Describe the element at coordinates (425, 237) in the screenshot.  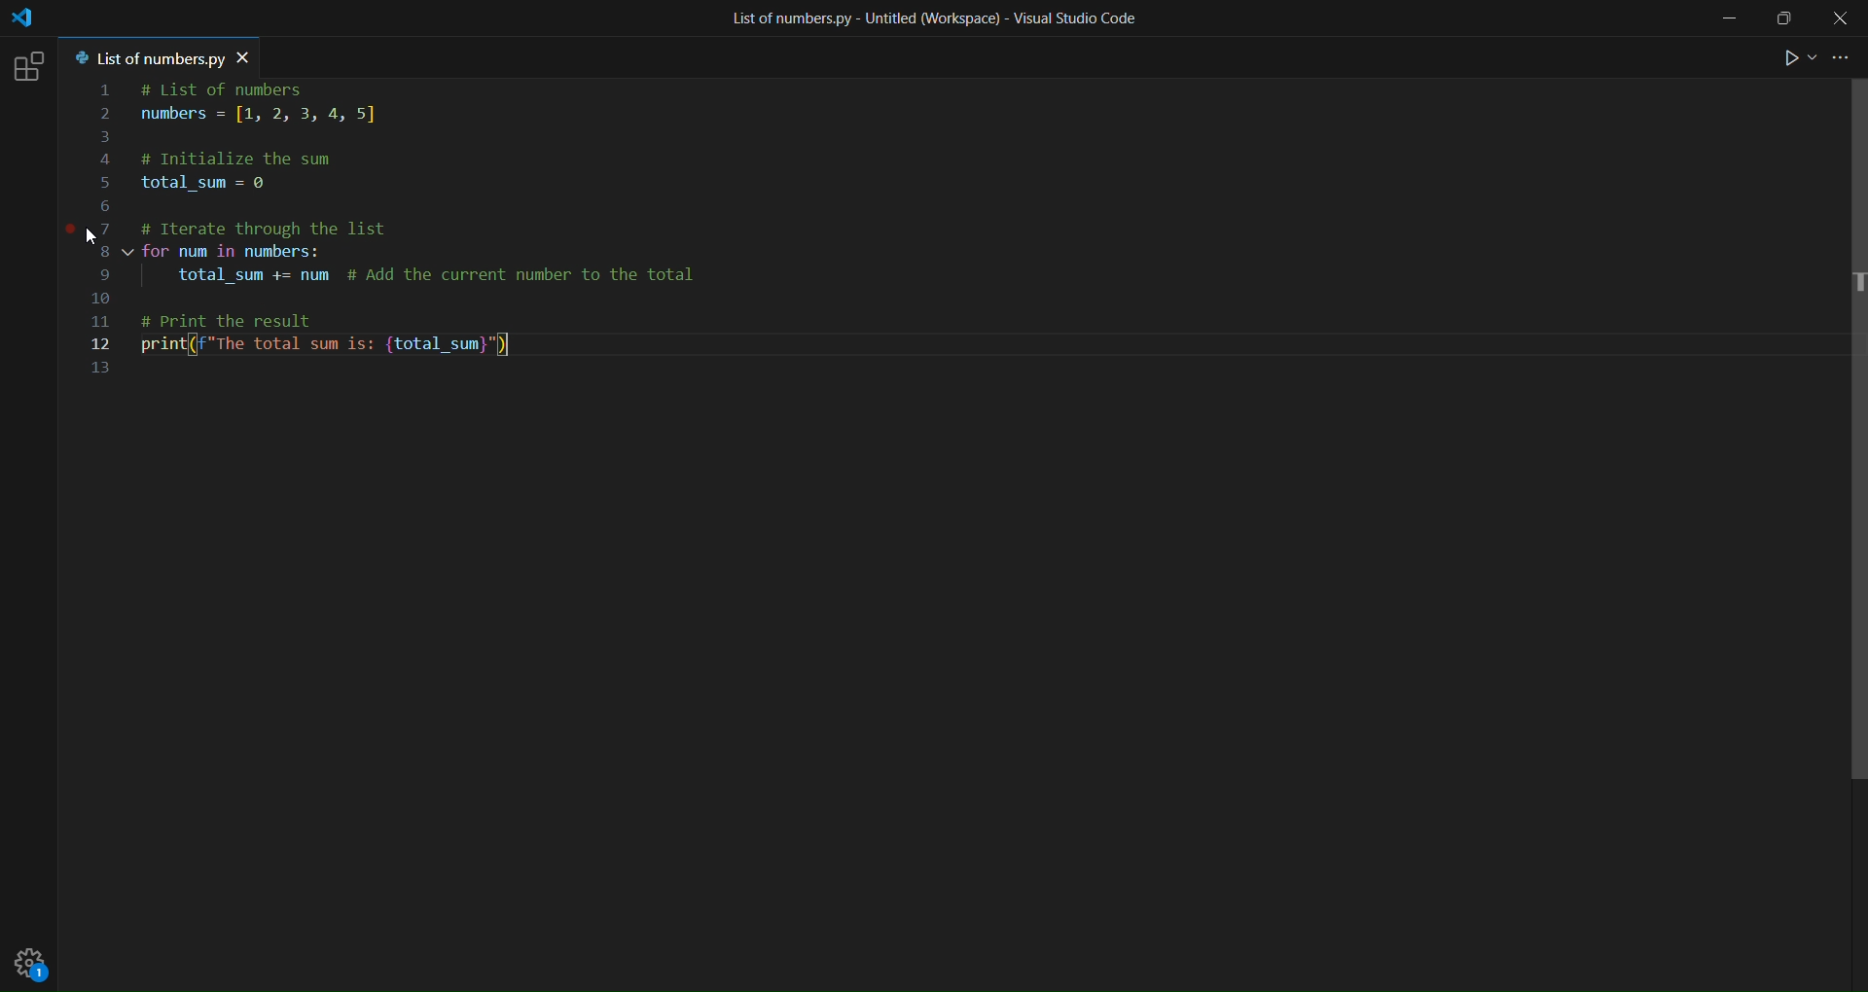
I see `code` at that location.